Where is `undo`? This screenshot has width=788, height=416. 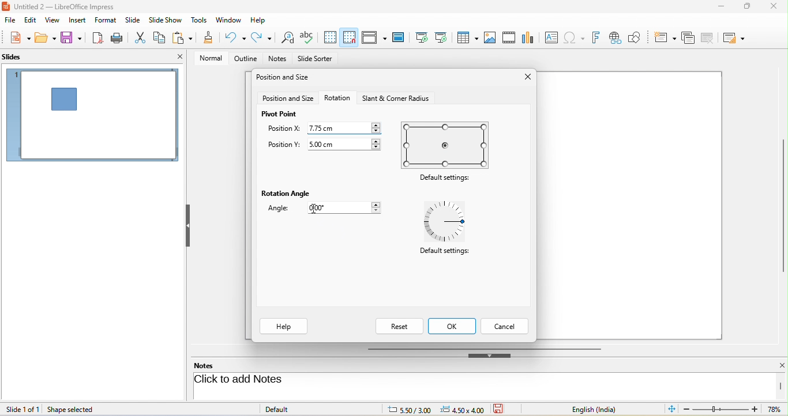 undo is located at coordinates (237, 37).